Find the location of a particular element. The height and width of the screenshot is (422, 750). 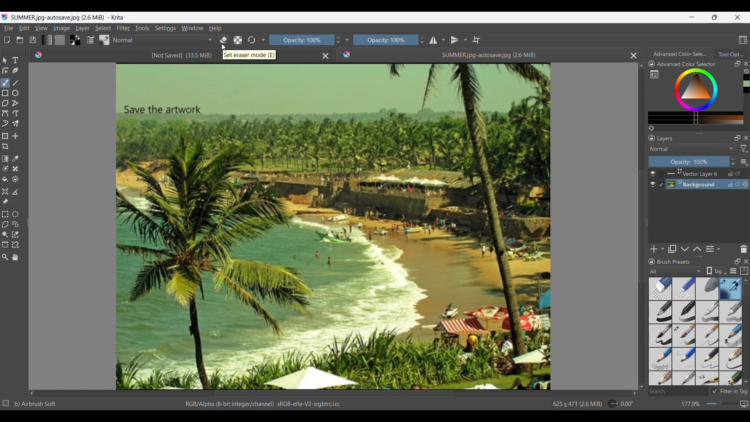

Elliptical selection tool is located at coordinates (15, 214).